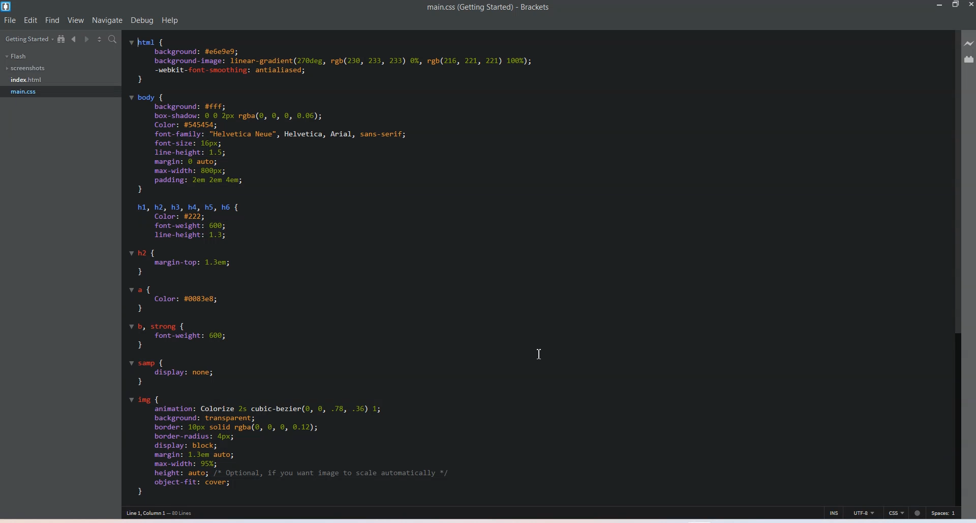 This screenshot has height=523, width=976. Describe the element at coordinates (73, 40) in the screenshot. I see `Navigate Backwards` at that location.